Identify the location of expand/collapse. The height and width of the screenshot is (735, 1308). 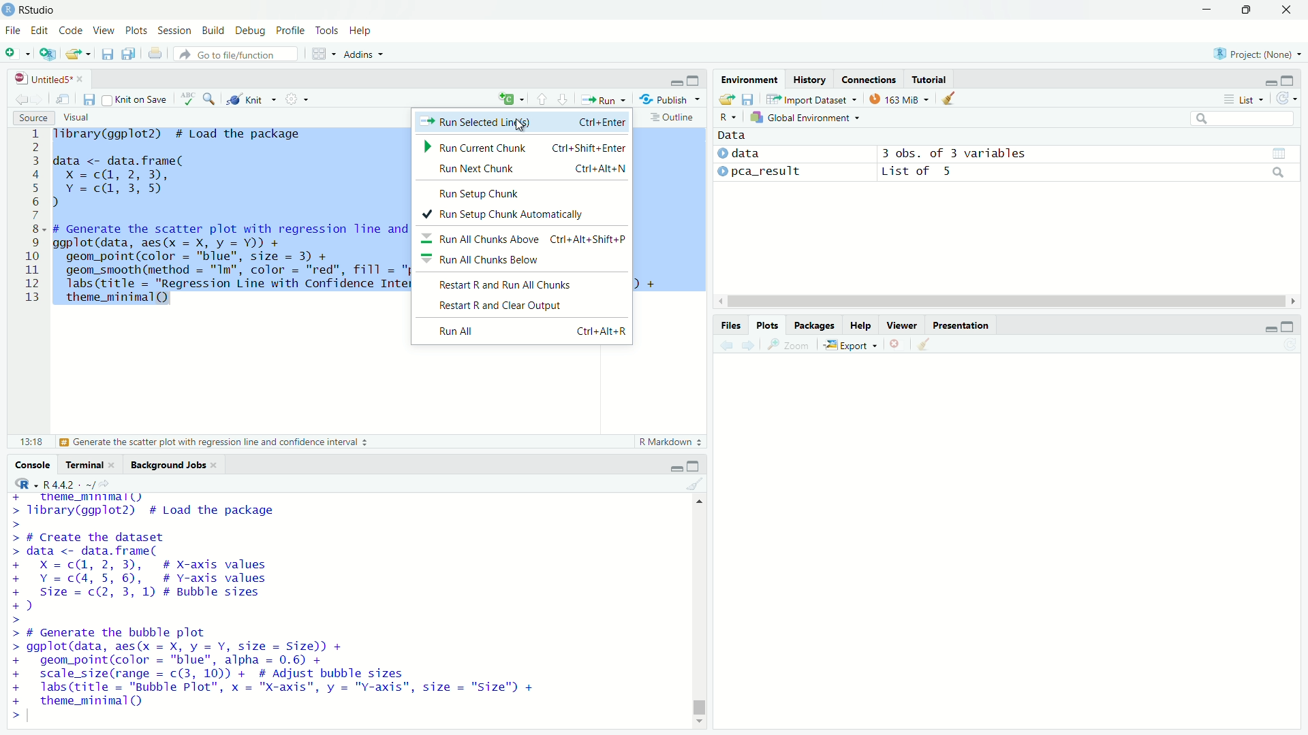
(721, 154).